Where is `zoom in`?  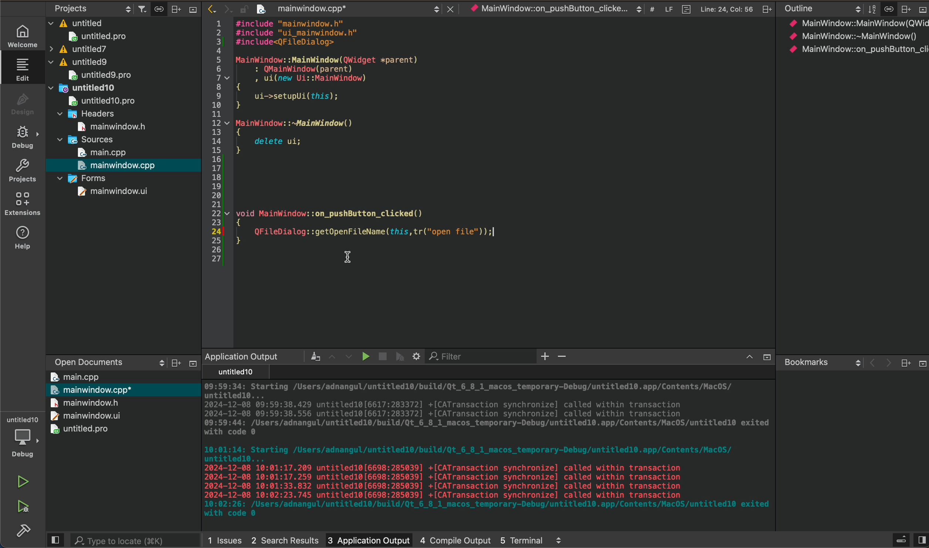 zoom in is located at coordinates (545, 357).